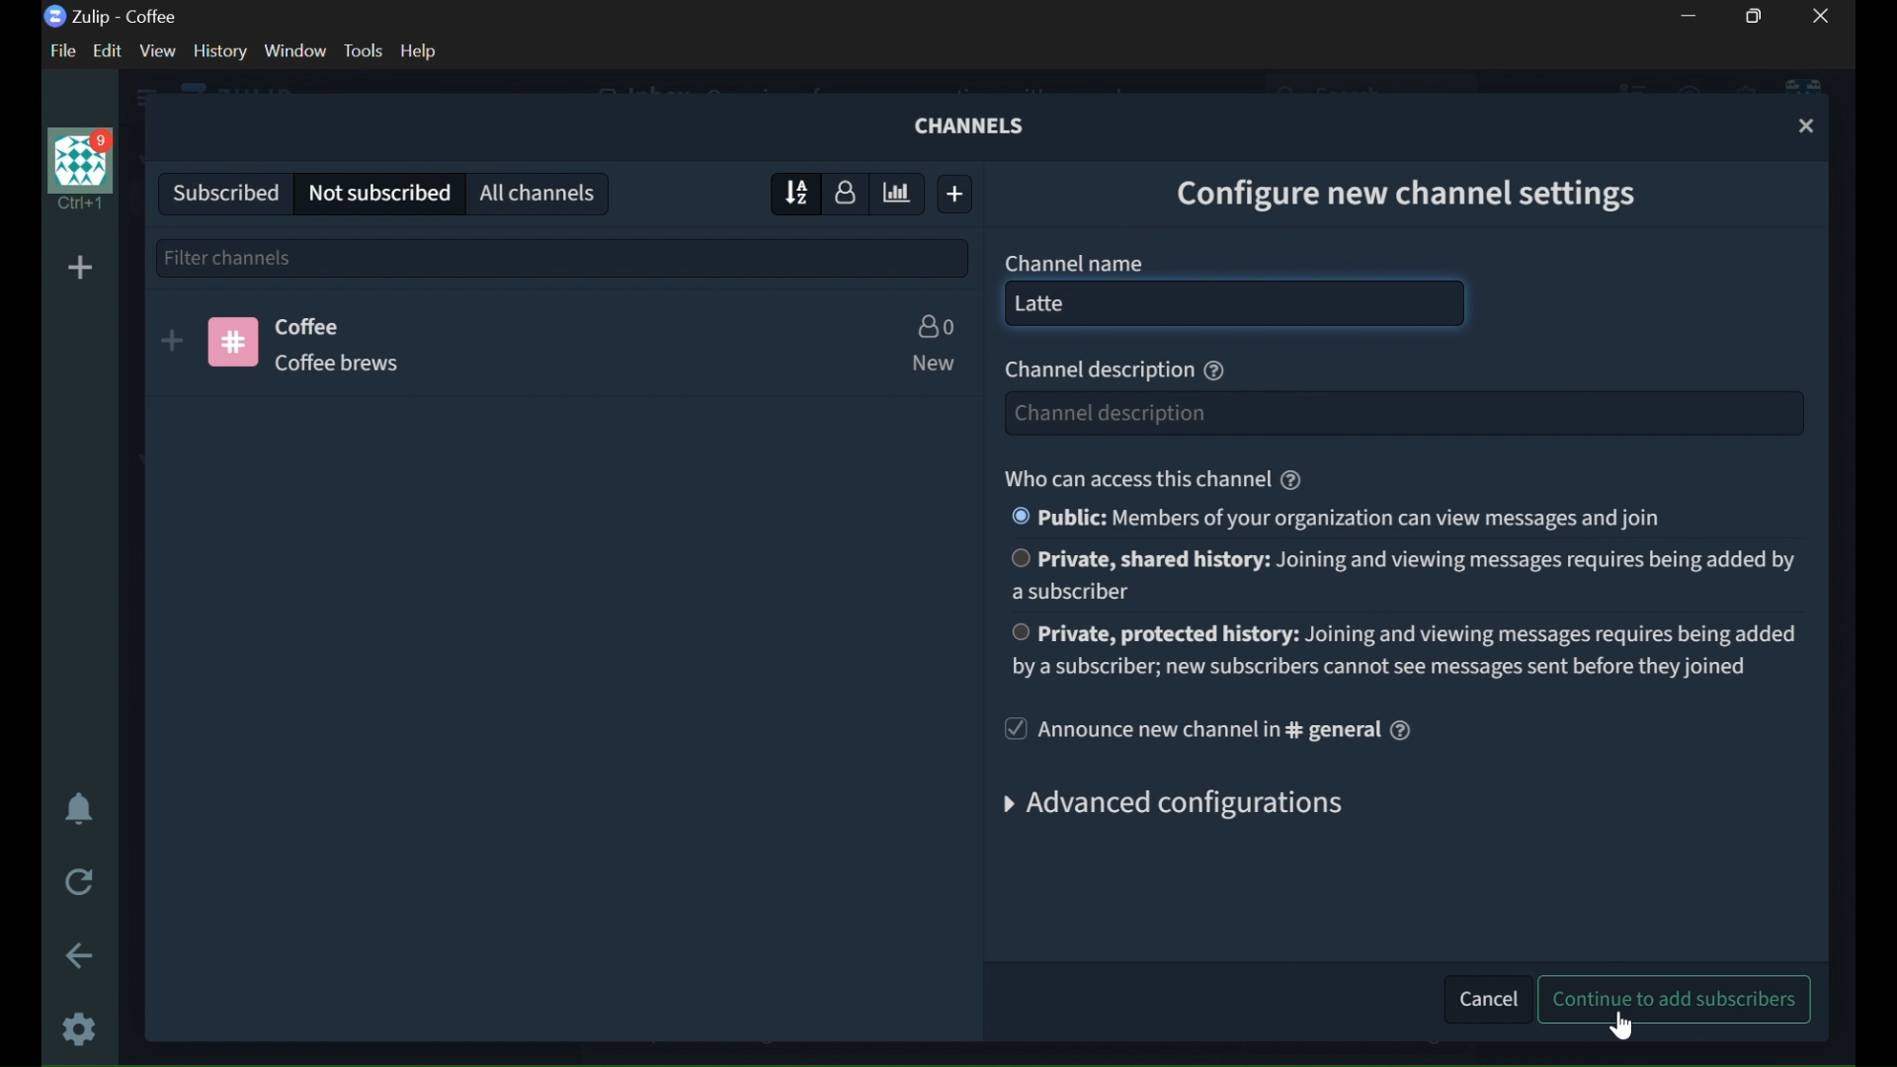  Describe the element at coordinates (931, 364) in the screenshot. I see `NEW` at that location.